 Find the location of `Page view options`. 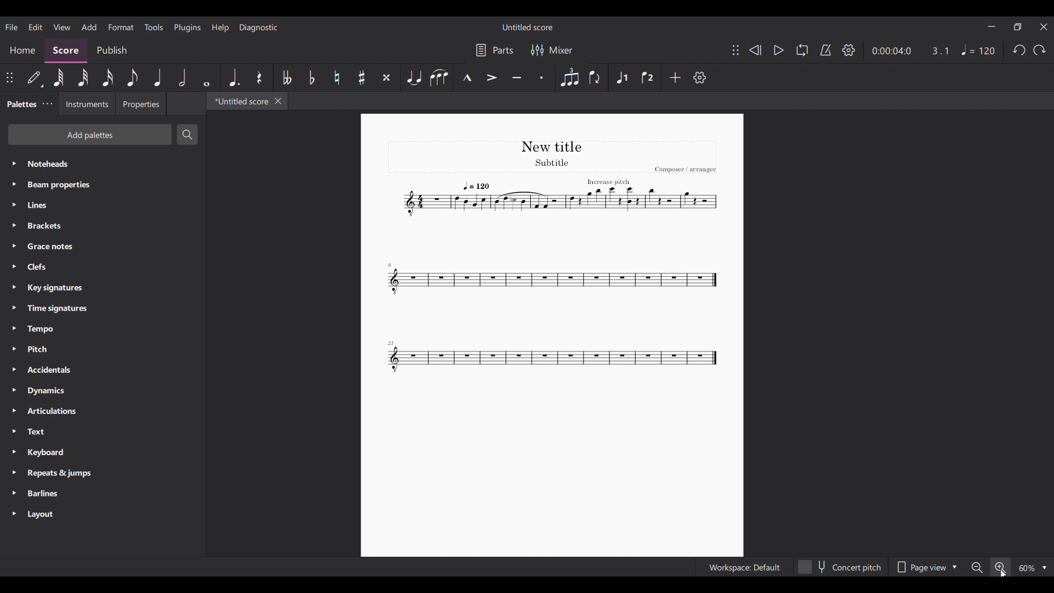

Page view options is located at coordinates (925, 567).